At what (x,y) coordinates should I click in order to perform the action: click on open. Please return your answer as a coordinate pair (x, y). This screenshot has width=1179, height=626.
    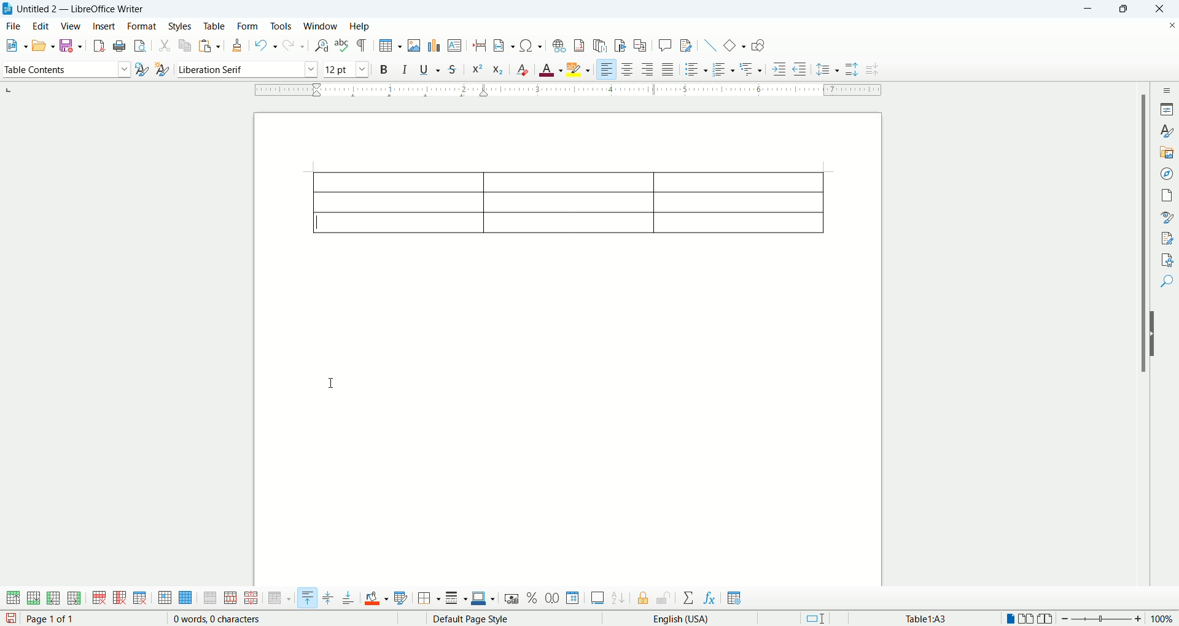
    Looking at the image, I should click on (44, 47).